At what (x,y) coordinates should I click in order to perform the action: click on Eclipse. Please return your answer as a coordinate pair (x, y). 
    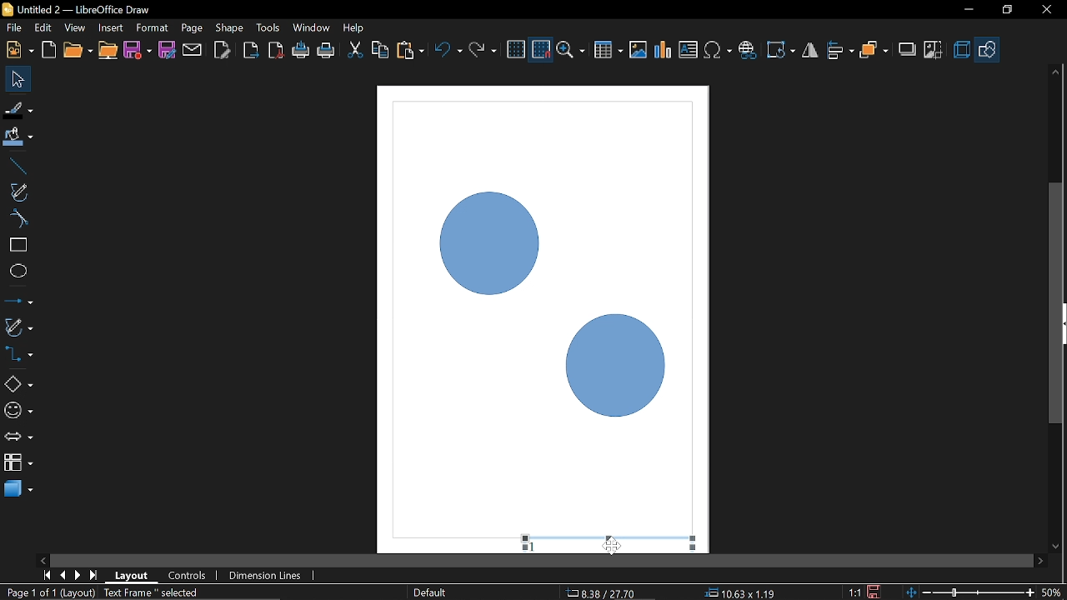
    Looking at the image, I should click on (18, 272).